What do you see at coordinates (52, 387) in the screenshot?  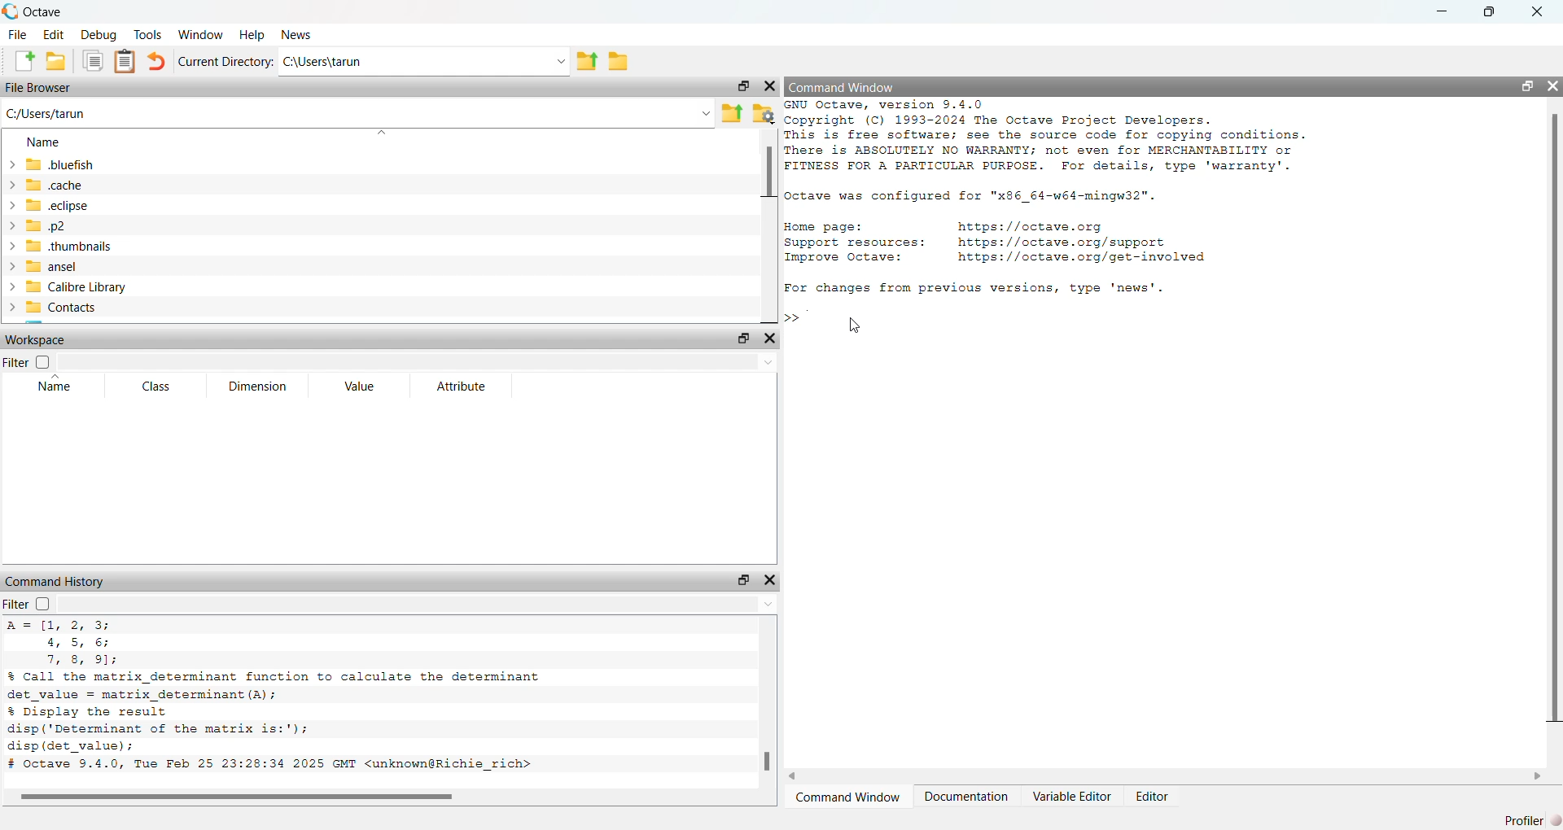 I see `name` at bounding box center [52, 387].